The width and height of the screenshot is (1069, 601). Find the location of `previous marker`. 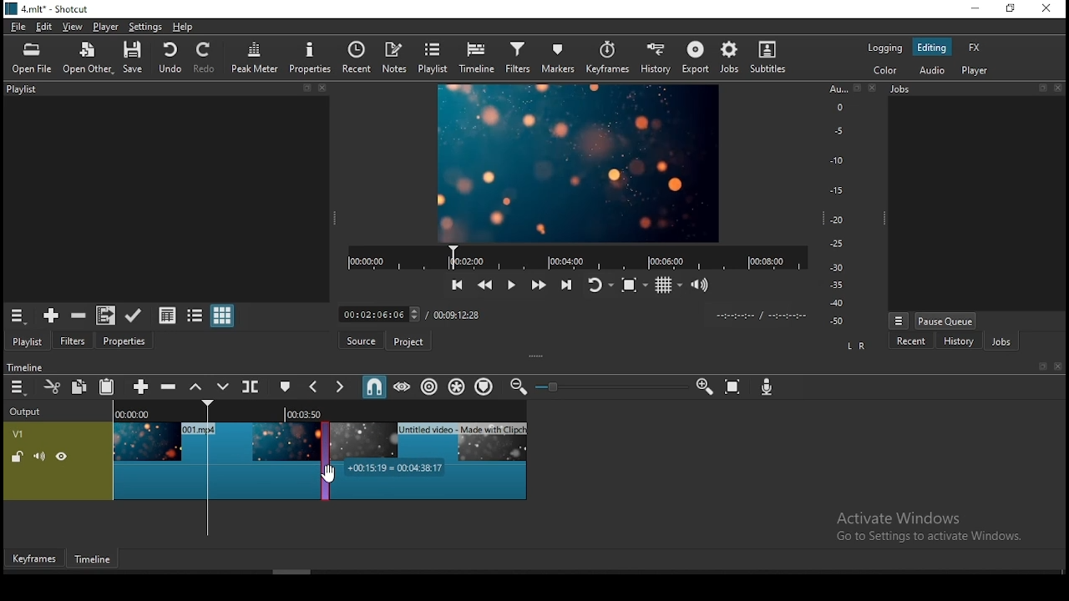

previous marker is located at coordinates (313, 387).